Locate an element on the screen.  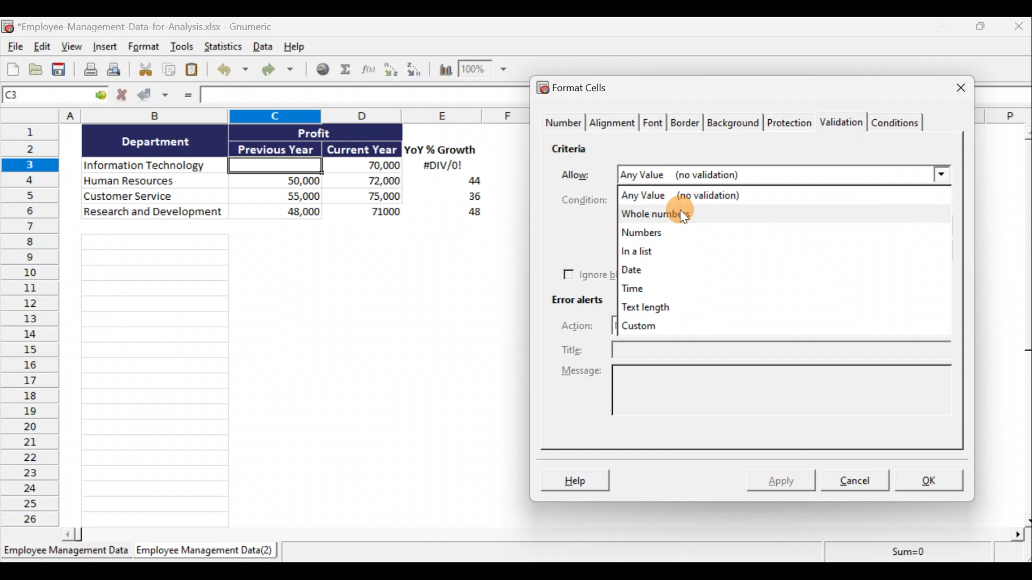
Department is located at coordinates (156, 141).